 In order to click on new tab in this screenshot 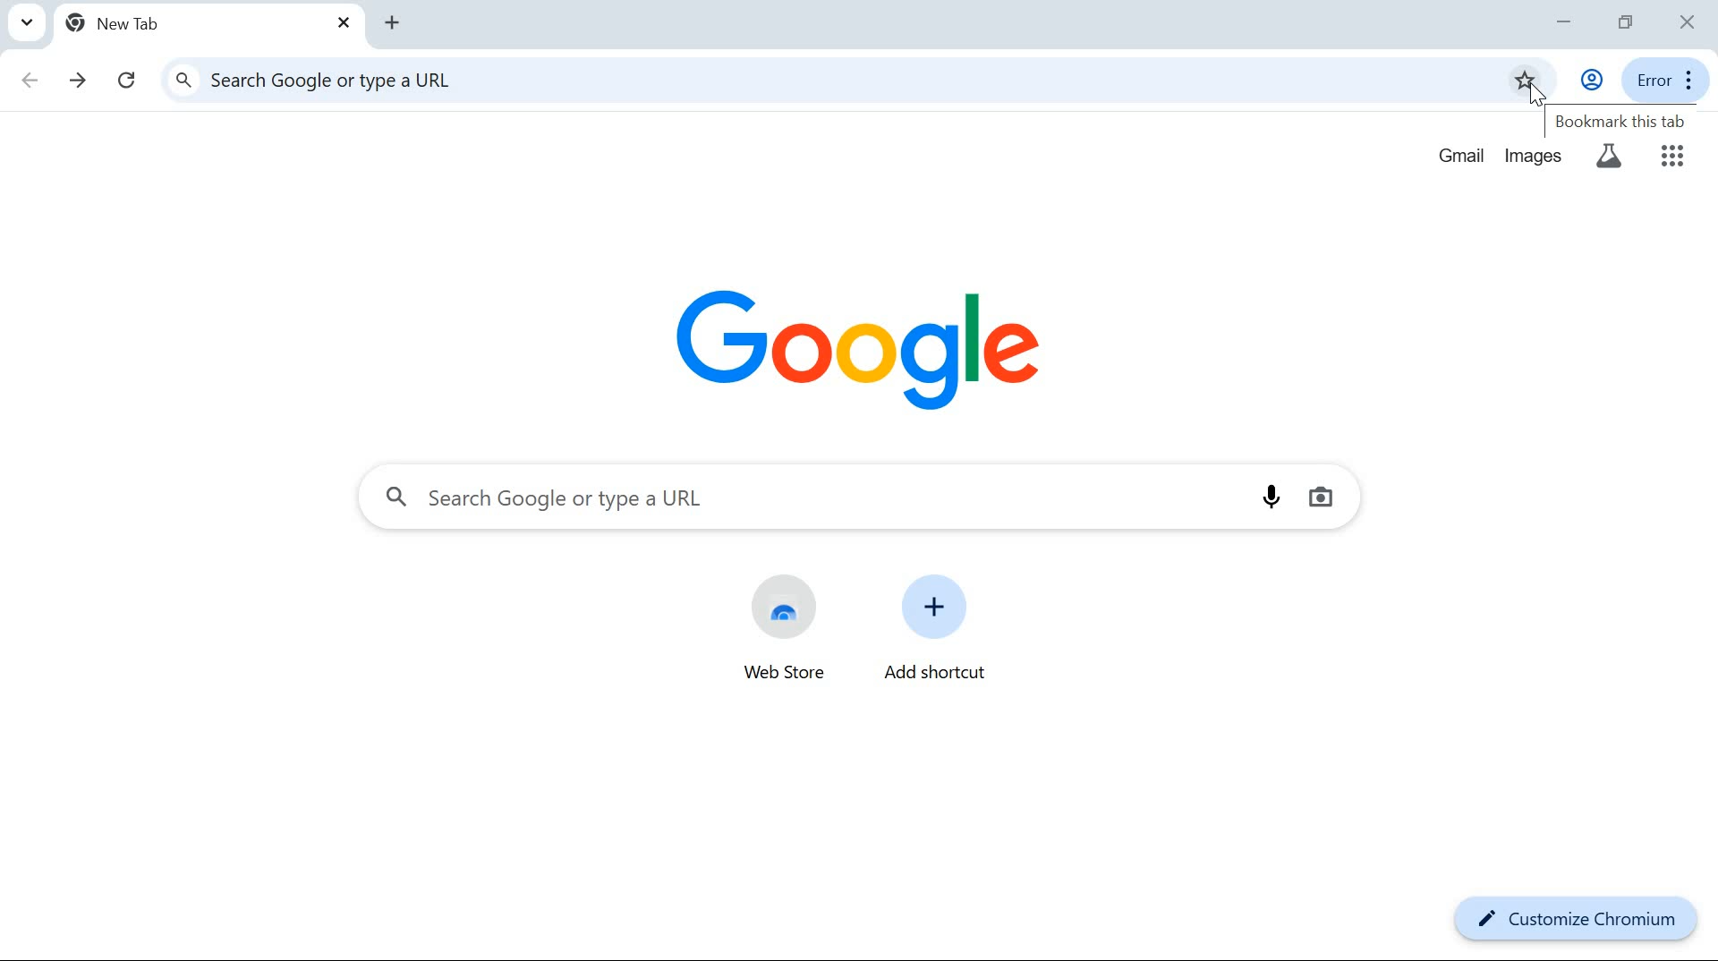, I will do `click(131, 22)`.